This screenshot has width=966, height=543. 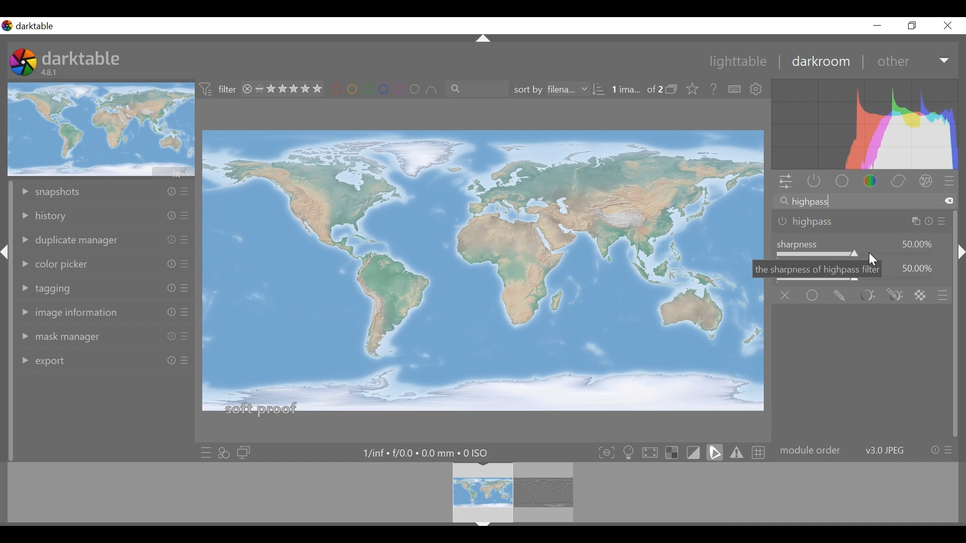 I want to click on image preview, so click(x=99, y=129).